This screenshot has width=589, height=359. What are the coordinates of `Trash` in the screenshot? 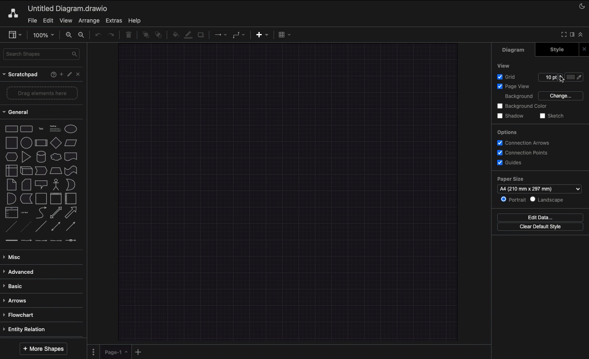 It's located at (129, 36).